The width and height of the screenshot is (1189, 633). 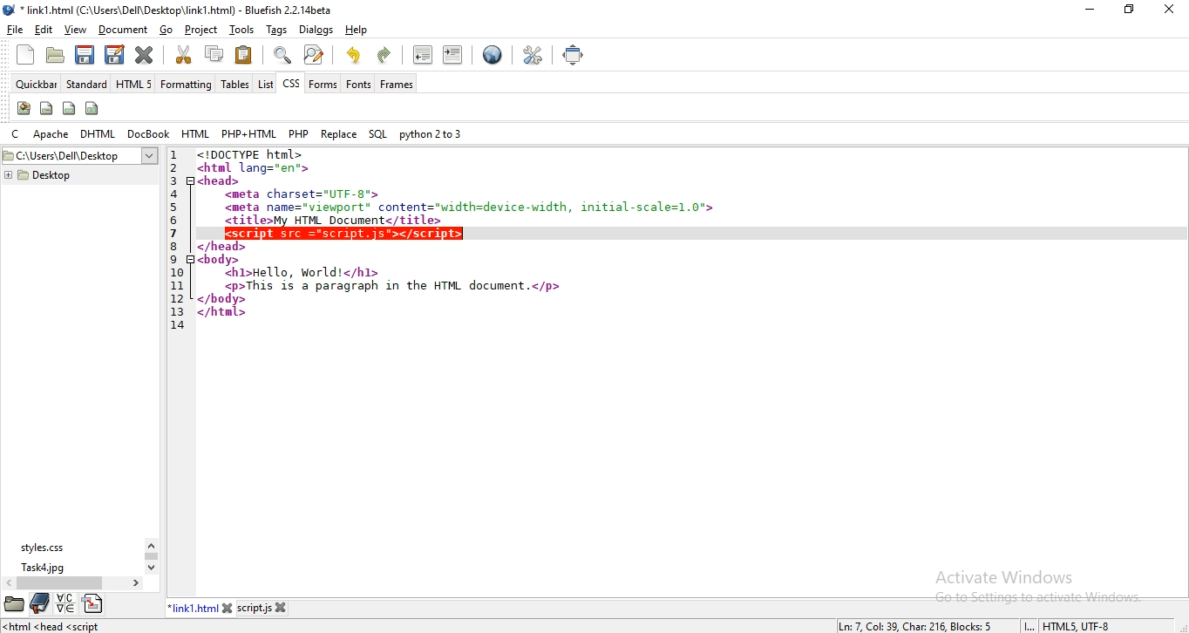 What do you see at coordinates (151, 556) in the screenshot?
I see `scroll bar` at bounding box center [151, 556].